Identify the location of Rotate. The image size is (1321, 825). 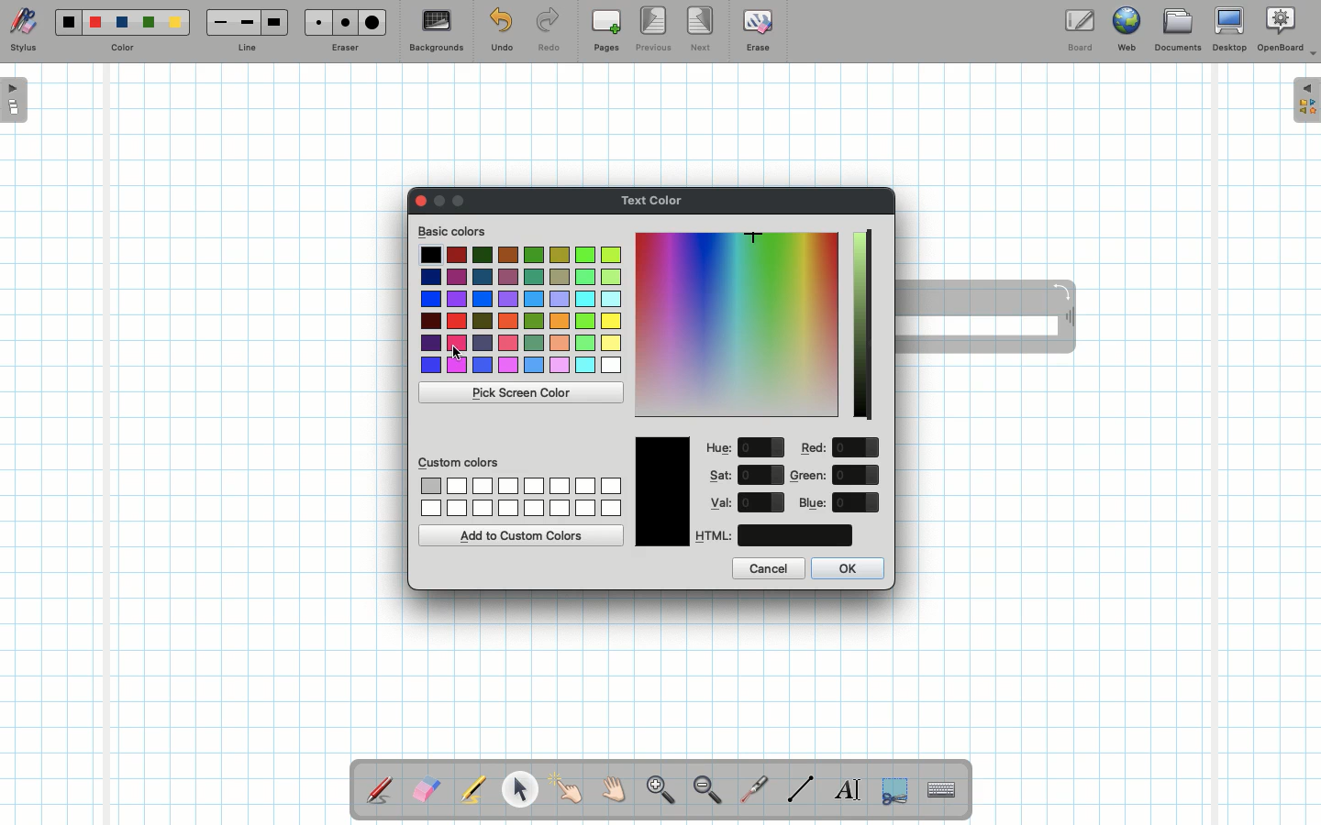
(1061, 291).